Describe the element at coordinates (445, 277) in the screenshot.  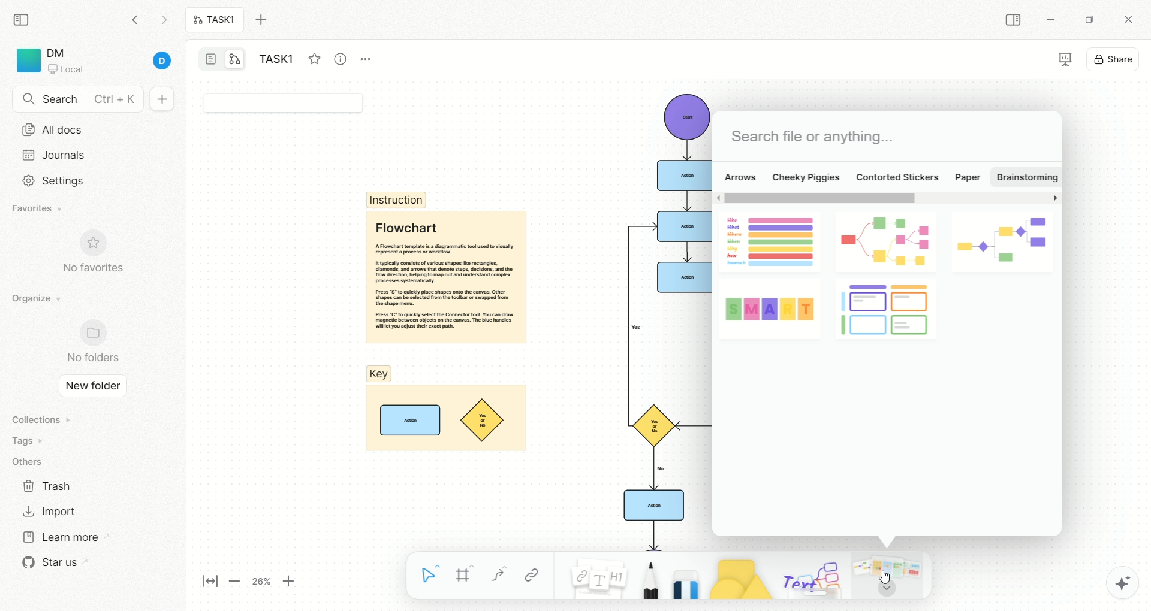
I see `flowchart instructions` at that location.